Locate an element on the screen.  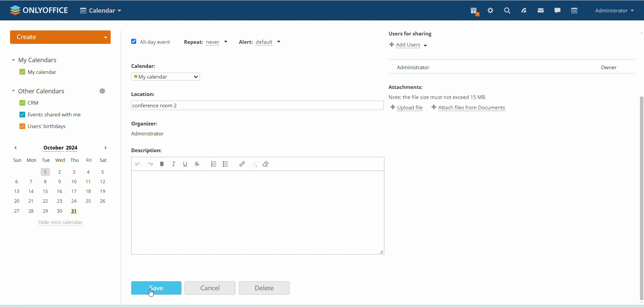
scroll down is located at coordinates (640, 304).